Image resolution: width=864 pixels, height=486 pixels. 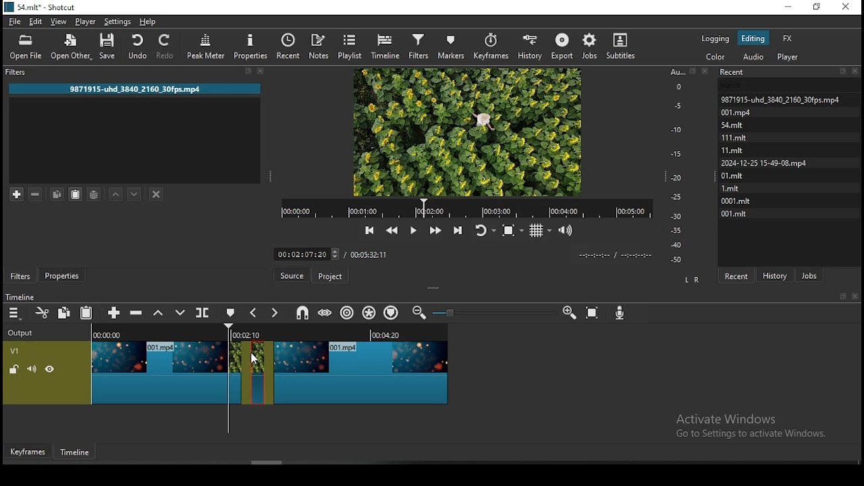 What do you see at coordinates (619, 47) in the screenshot?
I see `subtitles` at bounding box center [619, 47].